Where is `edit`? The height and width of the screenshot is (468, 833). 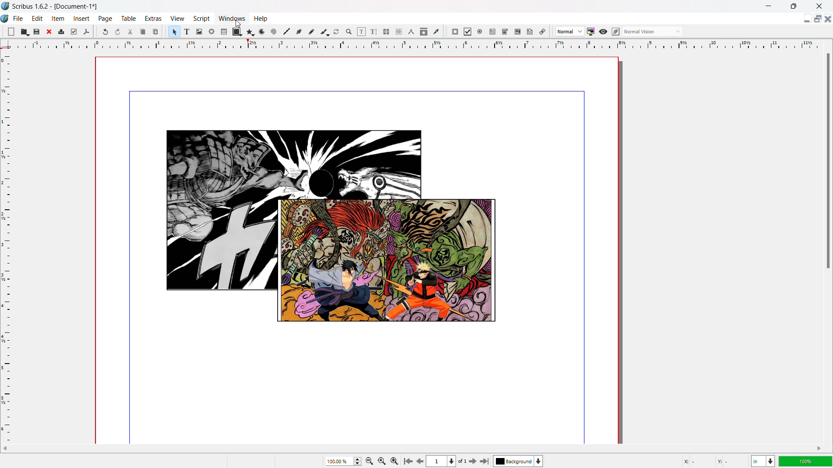
edit is located at coordinates (38, 19).